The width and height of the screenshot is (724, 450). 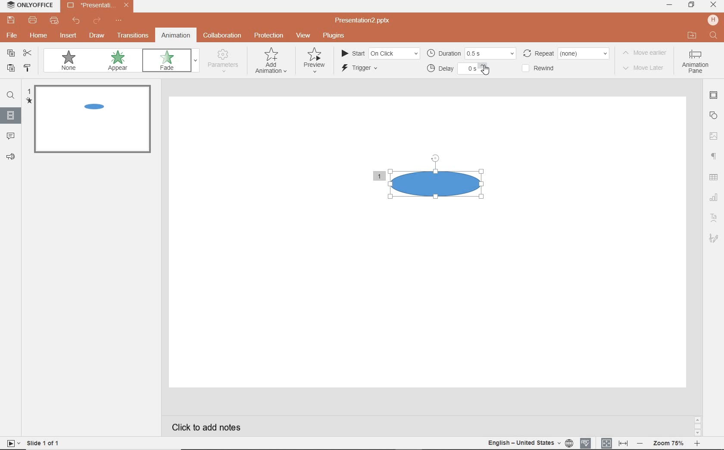 I want to click on delay, so click(x=459, y=70).